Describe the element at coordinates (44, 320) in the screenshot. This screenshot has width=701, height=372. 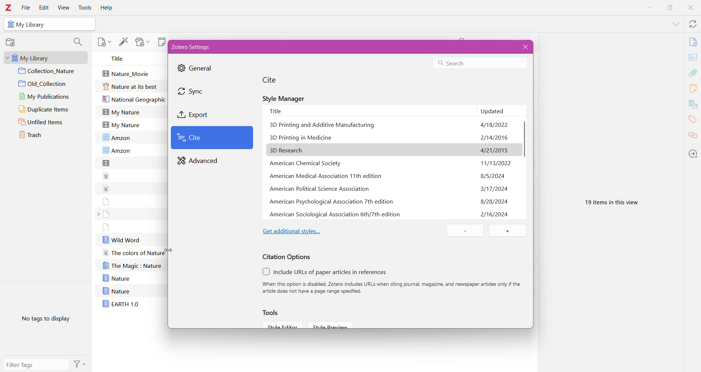
I see `No tags to display` at that location.